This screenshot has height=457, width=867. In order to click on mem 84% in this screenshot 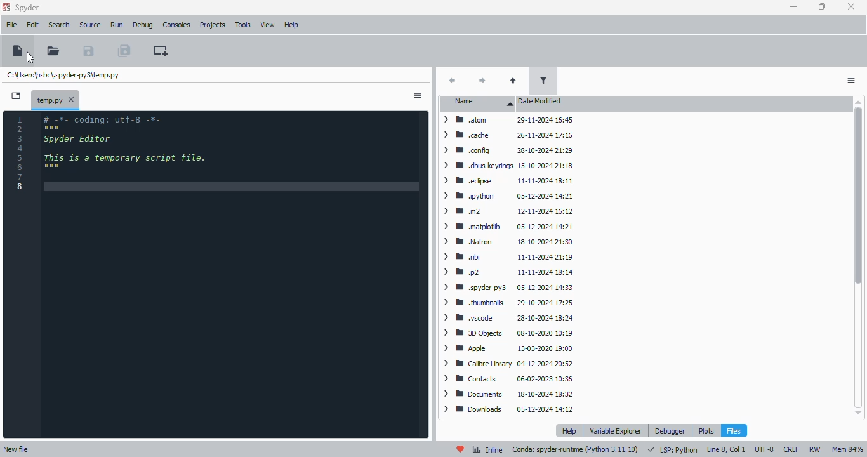, I will do `click(847, 449)`.